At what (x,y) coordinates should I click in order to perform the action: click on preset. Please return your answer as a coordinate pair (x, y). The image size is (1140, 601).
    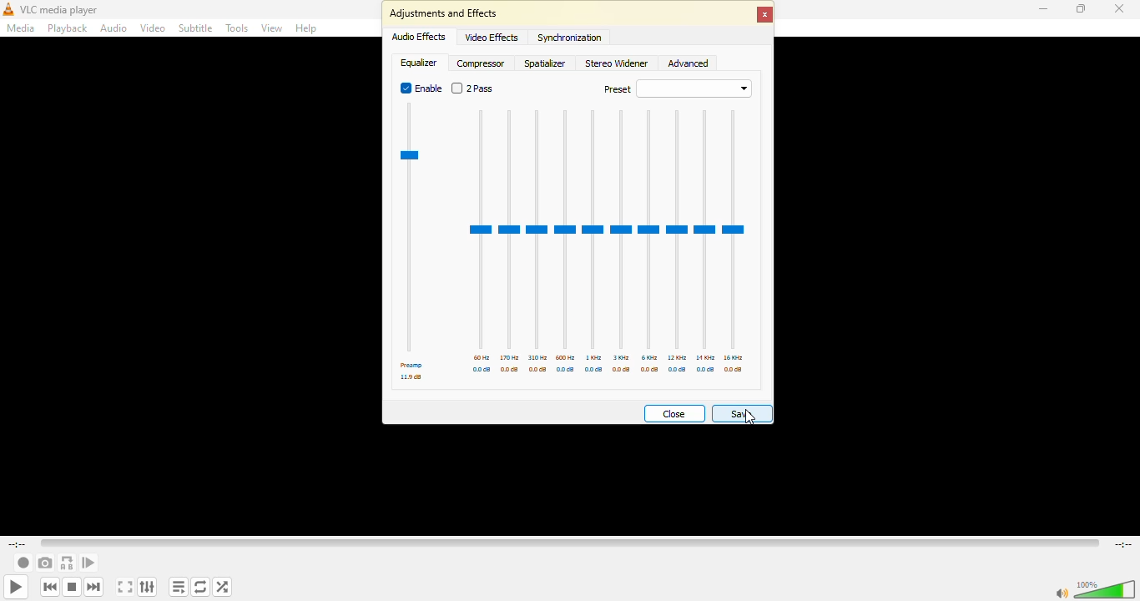
    Looking at the image, I should click on (618, 90).